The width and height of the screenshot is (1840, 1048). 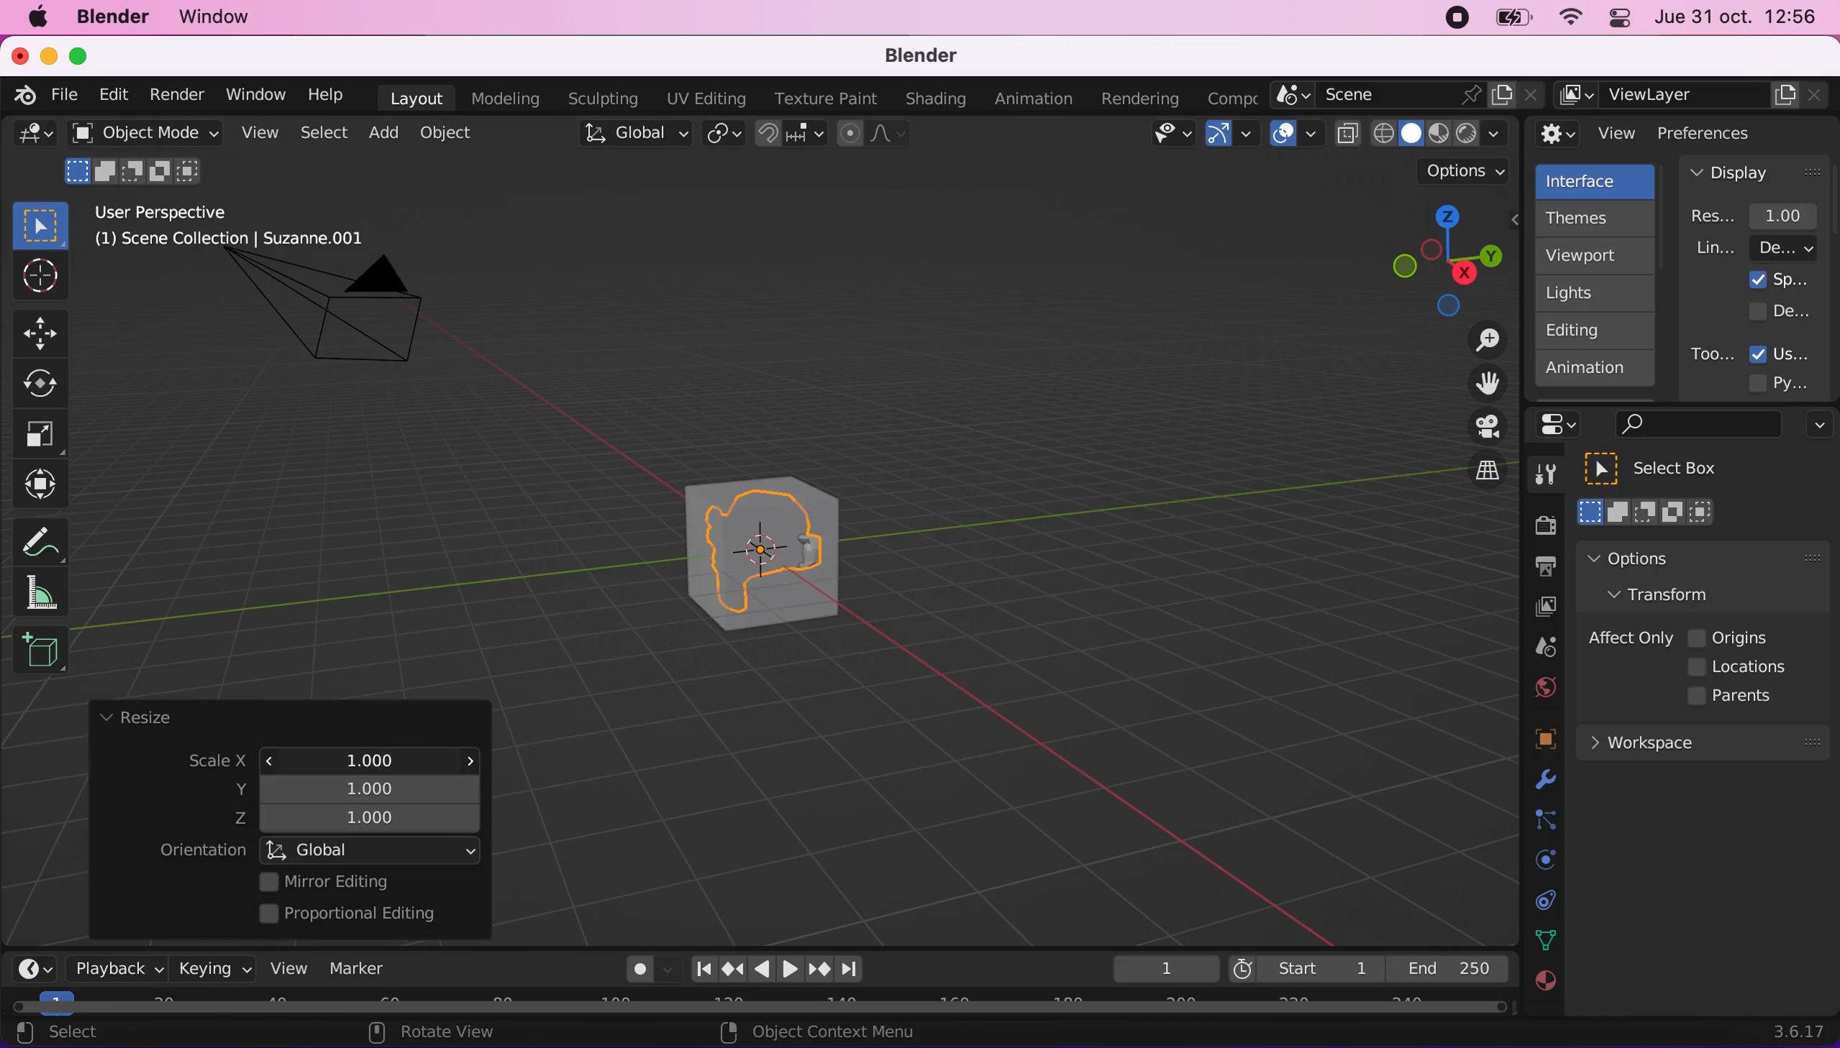 I want to click on parents, so click(x=1737, y=697).